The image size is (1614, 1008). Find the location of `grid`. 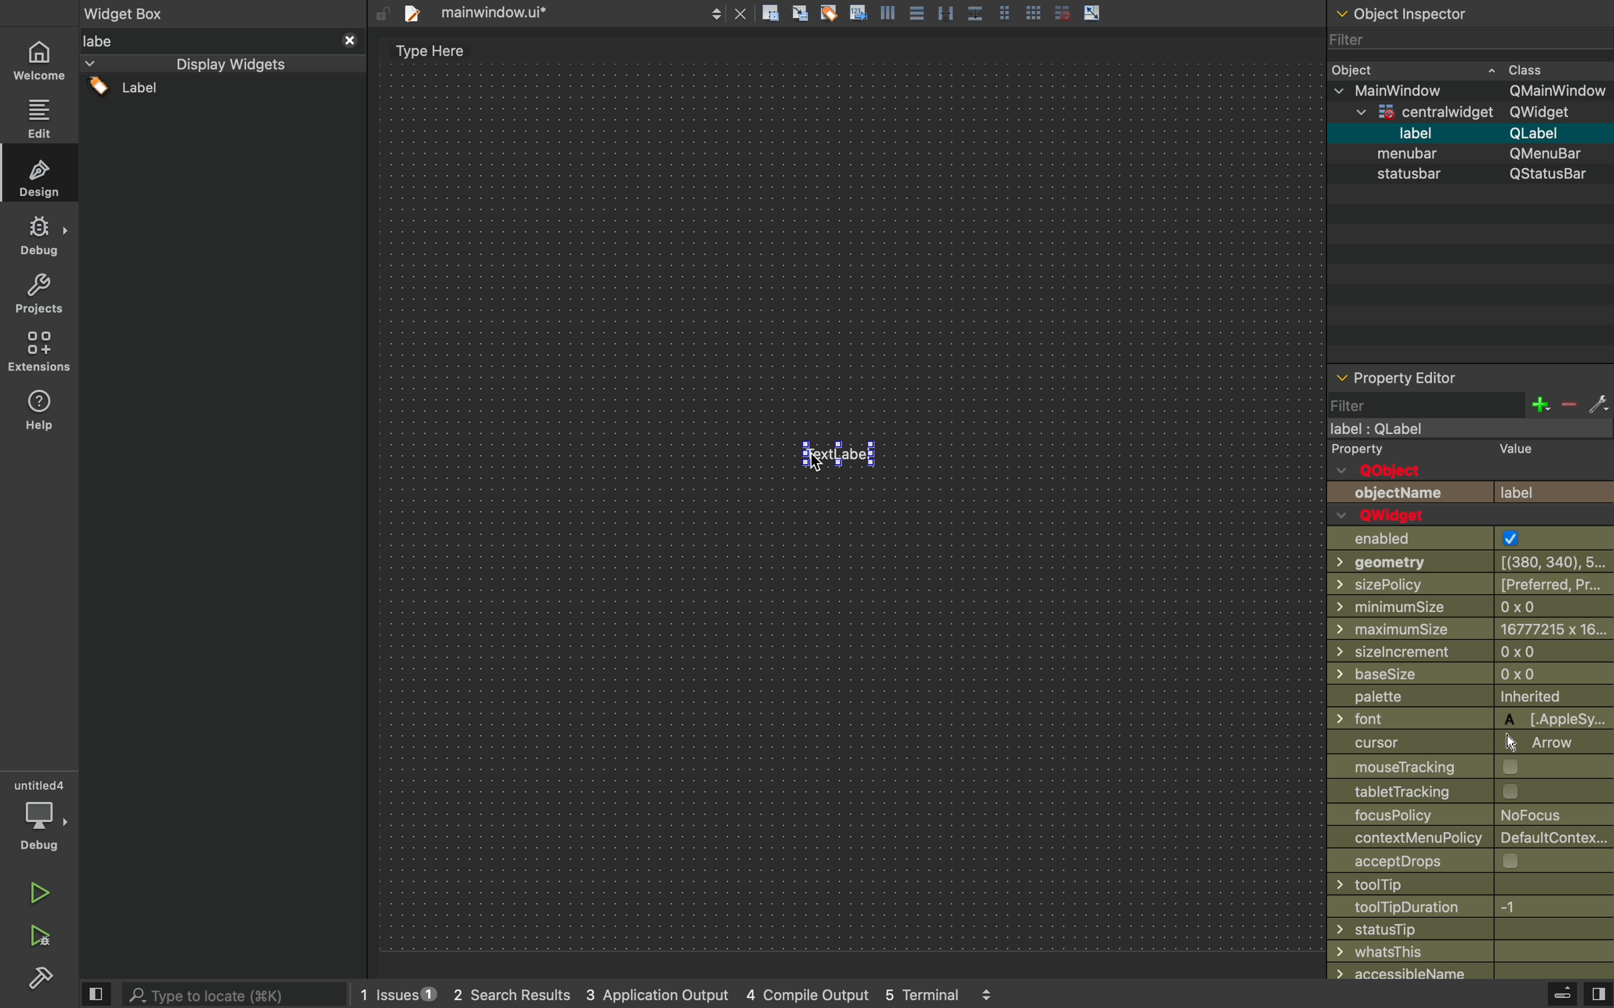

grid is located at coordinates (1061, 13).